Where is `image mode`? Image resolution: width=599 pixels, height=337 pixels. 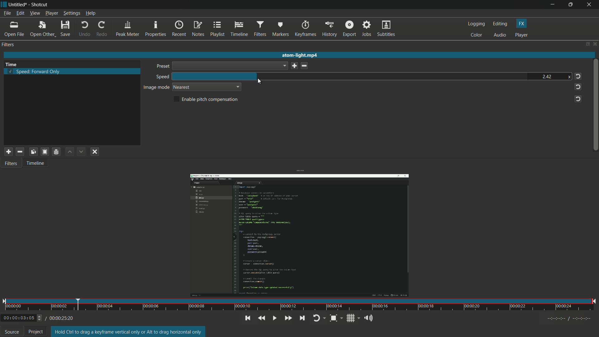
image mode is located at coordinates (156, 88).